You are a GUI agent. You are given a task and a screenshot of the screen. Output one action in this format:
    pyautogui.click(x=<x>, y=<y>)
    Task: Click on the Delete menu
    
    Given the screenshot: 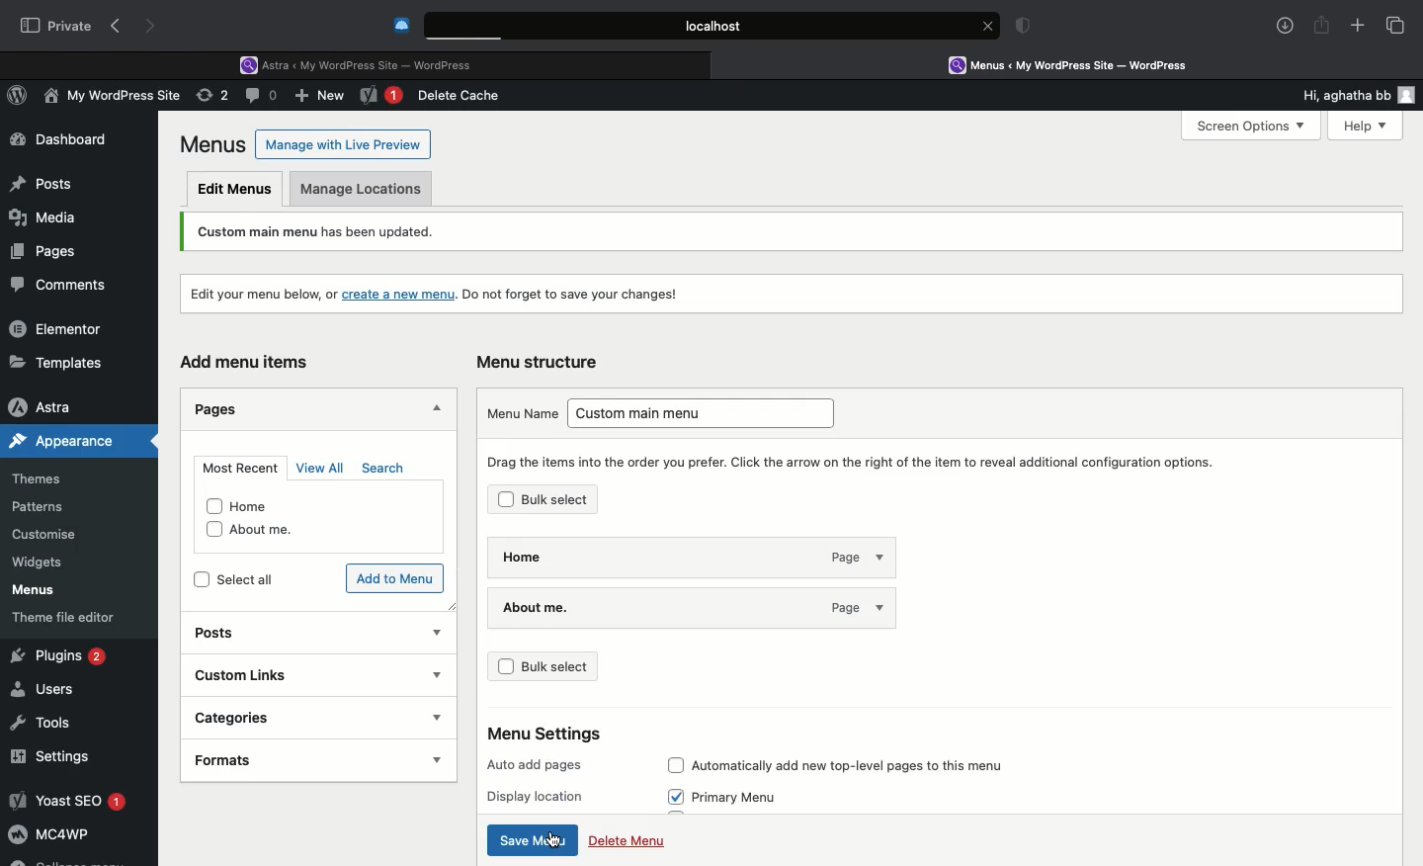 What is the action you would take?
    pyautogui.click(x=628, y=844)
    